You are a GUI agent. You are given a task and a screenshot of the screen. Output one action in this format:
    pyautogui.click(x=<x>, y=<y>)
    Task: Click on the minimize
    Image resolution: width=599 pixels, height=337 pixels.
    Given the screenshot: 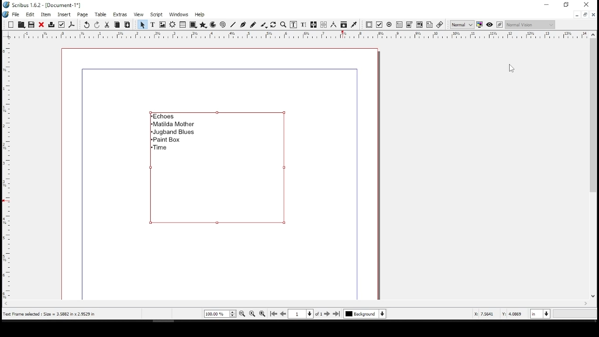 What is the action you would take?
    pyautogui.click(x=547, y=5)
    